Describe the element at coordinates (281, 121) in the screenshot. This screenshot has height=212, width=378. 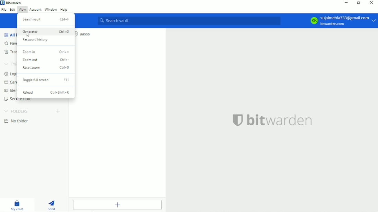
I see `bitwarden` at that location.